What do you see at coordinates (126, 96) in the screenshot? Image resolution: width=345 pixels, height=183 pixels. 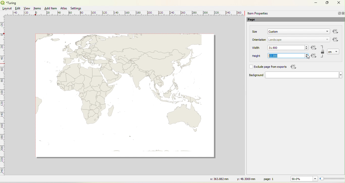 I see `map` at bounding box center [126, 96].